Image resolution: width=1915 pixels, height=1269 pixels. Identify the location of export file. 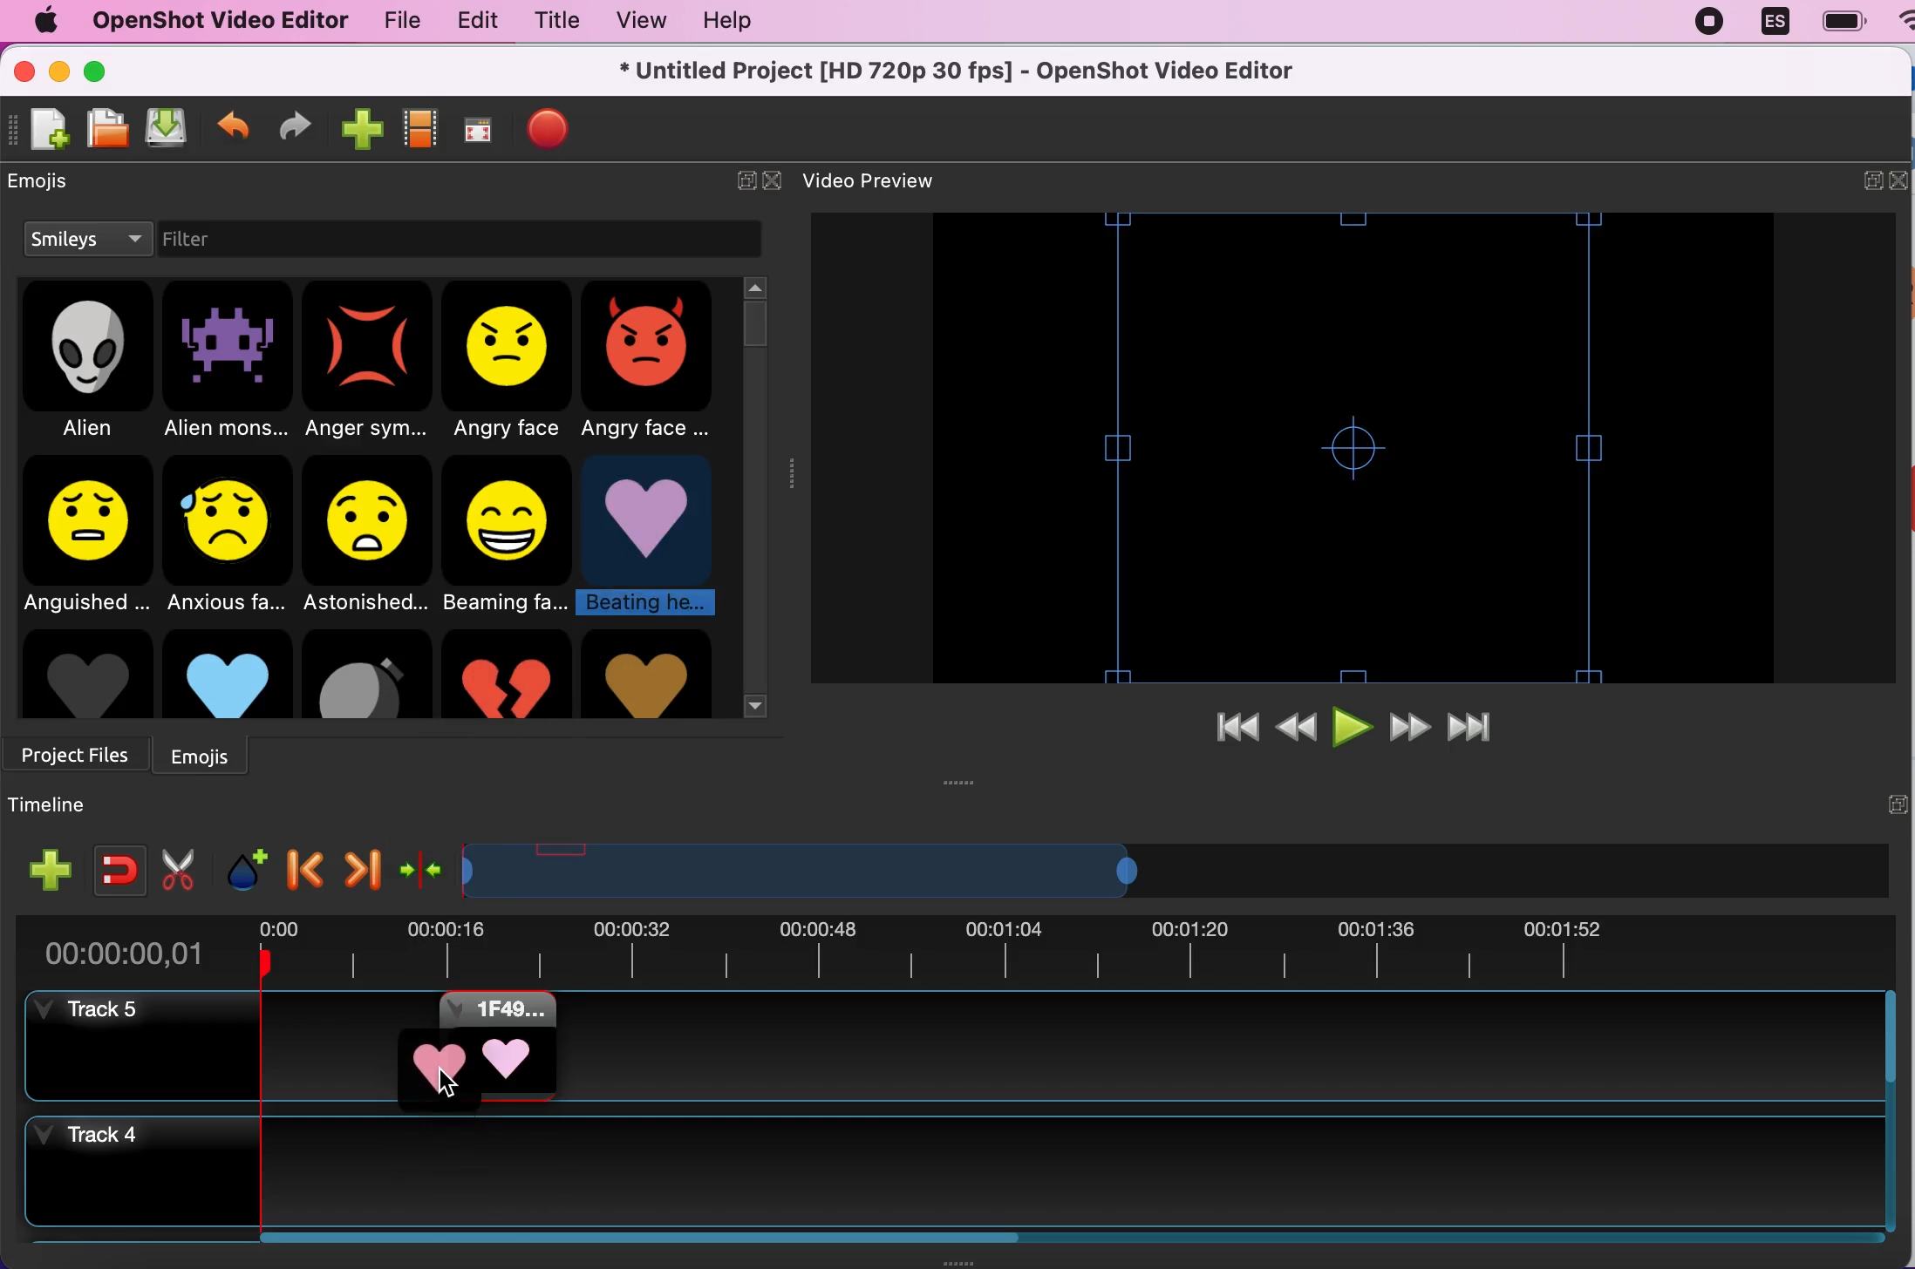
(549, 131).